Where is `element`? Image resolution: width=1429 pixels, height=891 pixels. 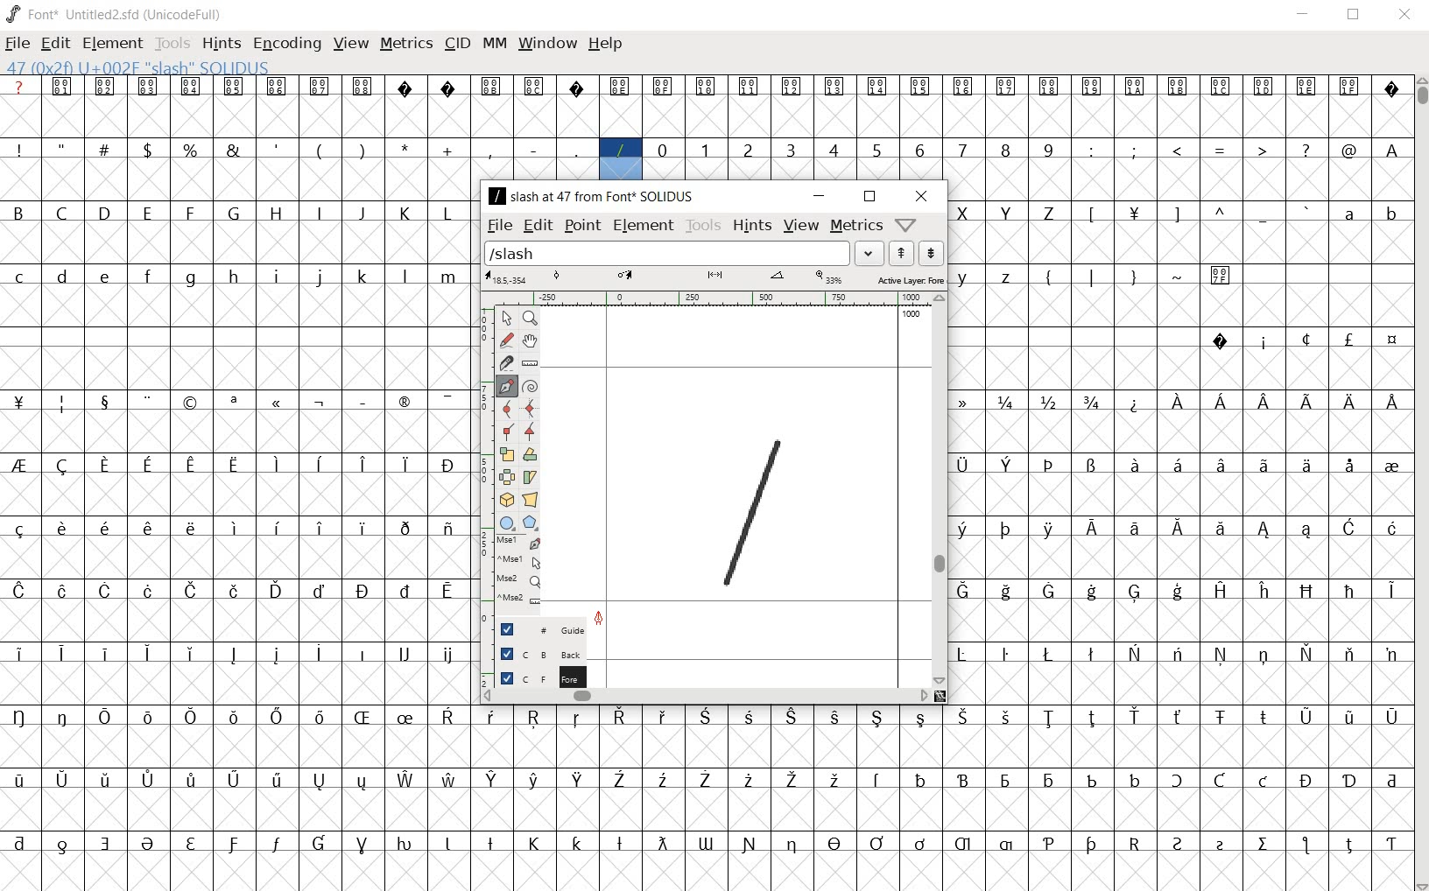 element is located at coordinates (642, 225).